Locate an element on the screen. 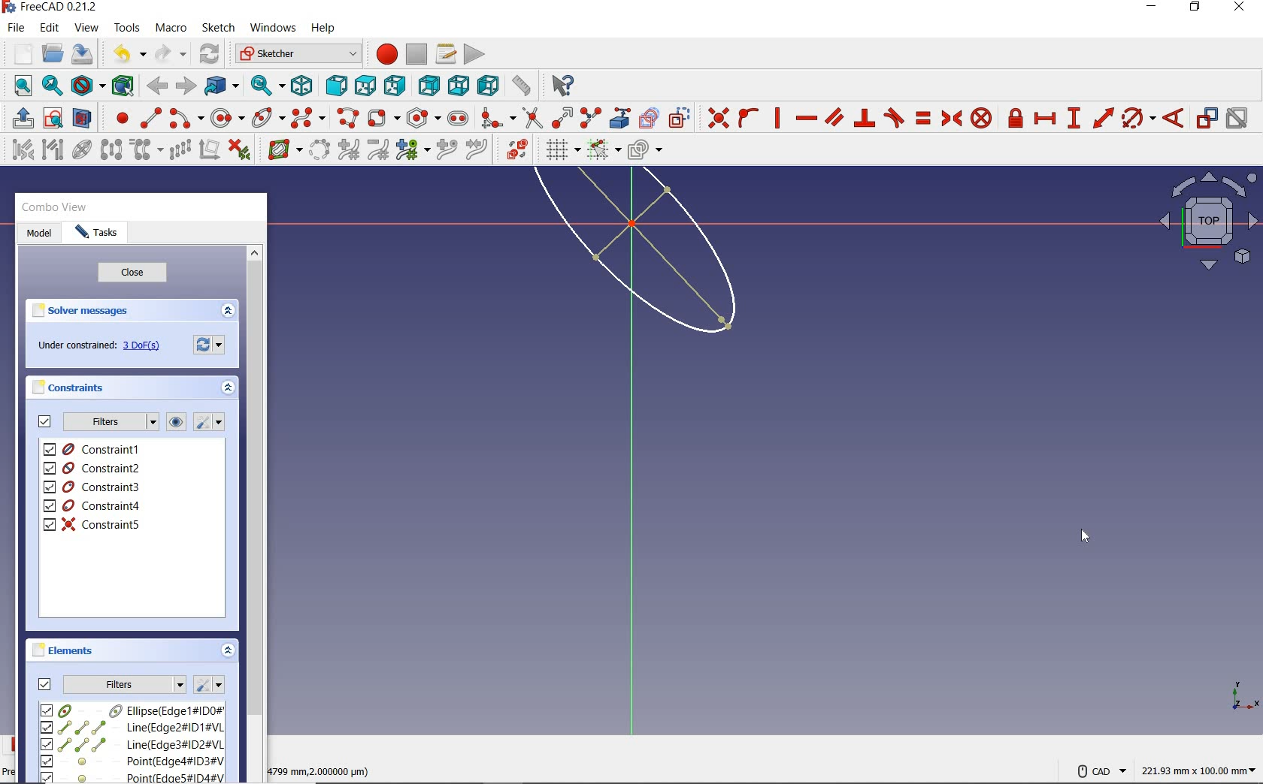 The image size is (1263, 784). toggle snap is located at coordinates (603, 149).